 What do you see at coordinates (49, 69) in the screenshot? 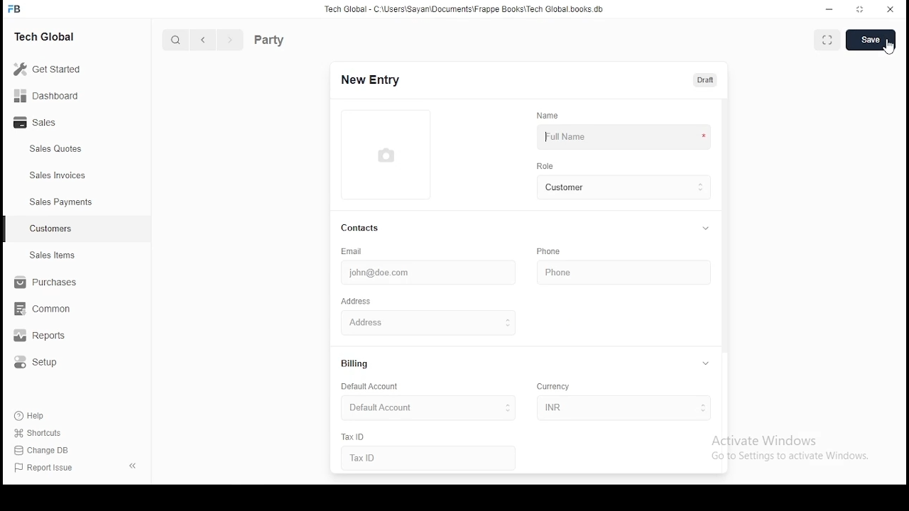
I see `get started` at bounding box center [49, 69].